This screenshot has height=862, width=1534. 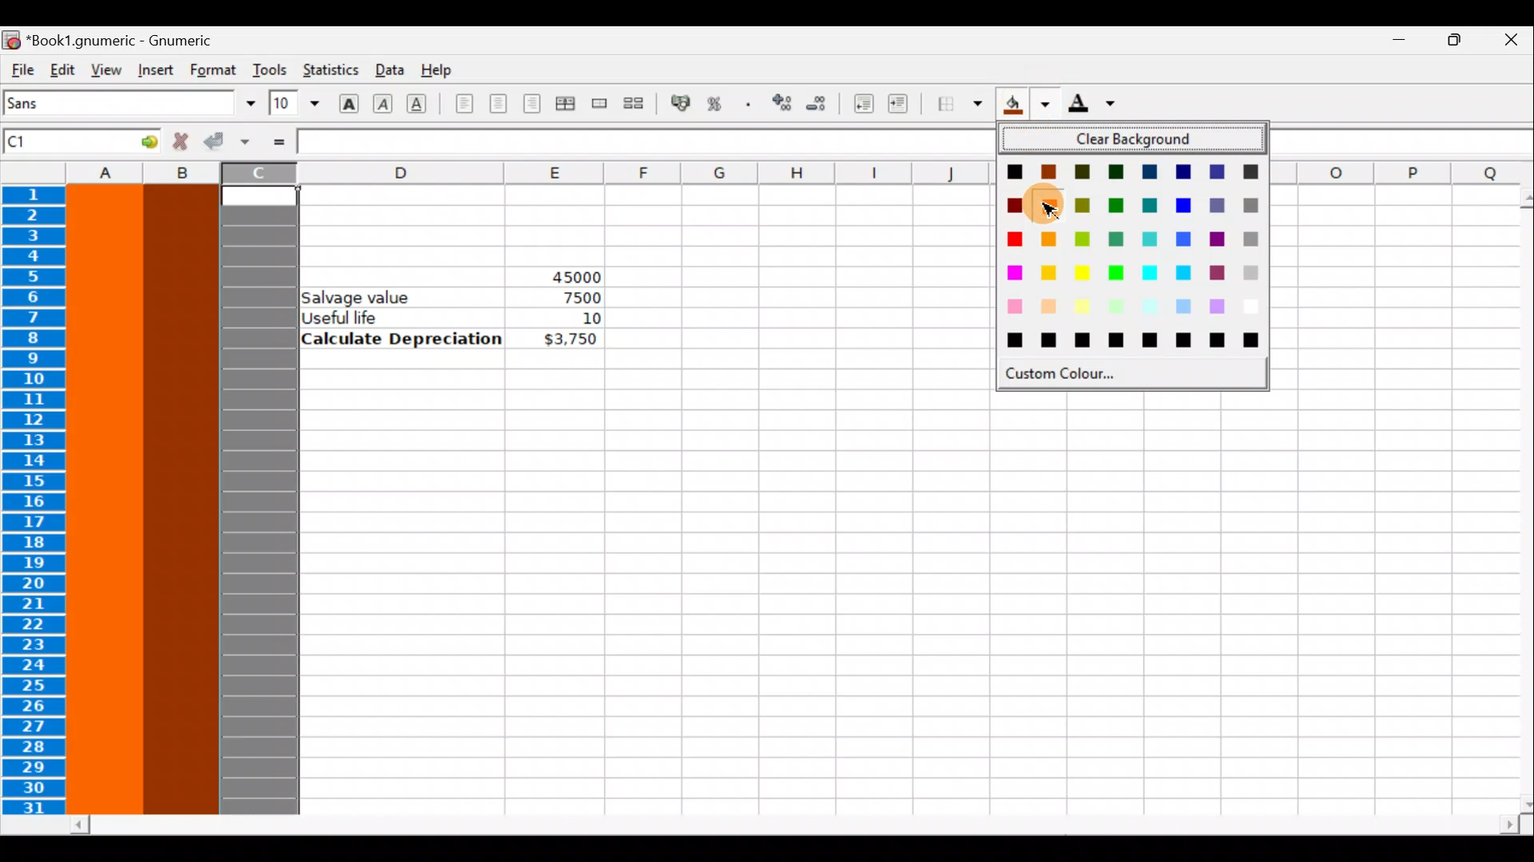 What do you see at coordinates (562, 274) in the screenshot?
I see `45000` at bounding box center [562, 274].